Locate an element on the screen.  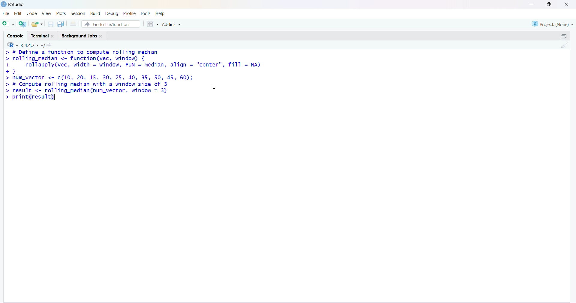
go to file/function is located at coordinates (112, 24).